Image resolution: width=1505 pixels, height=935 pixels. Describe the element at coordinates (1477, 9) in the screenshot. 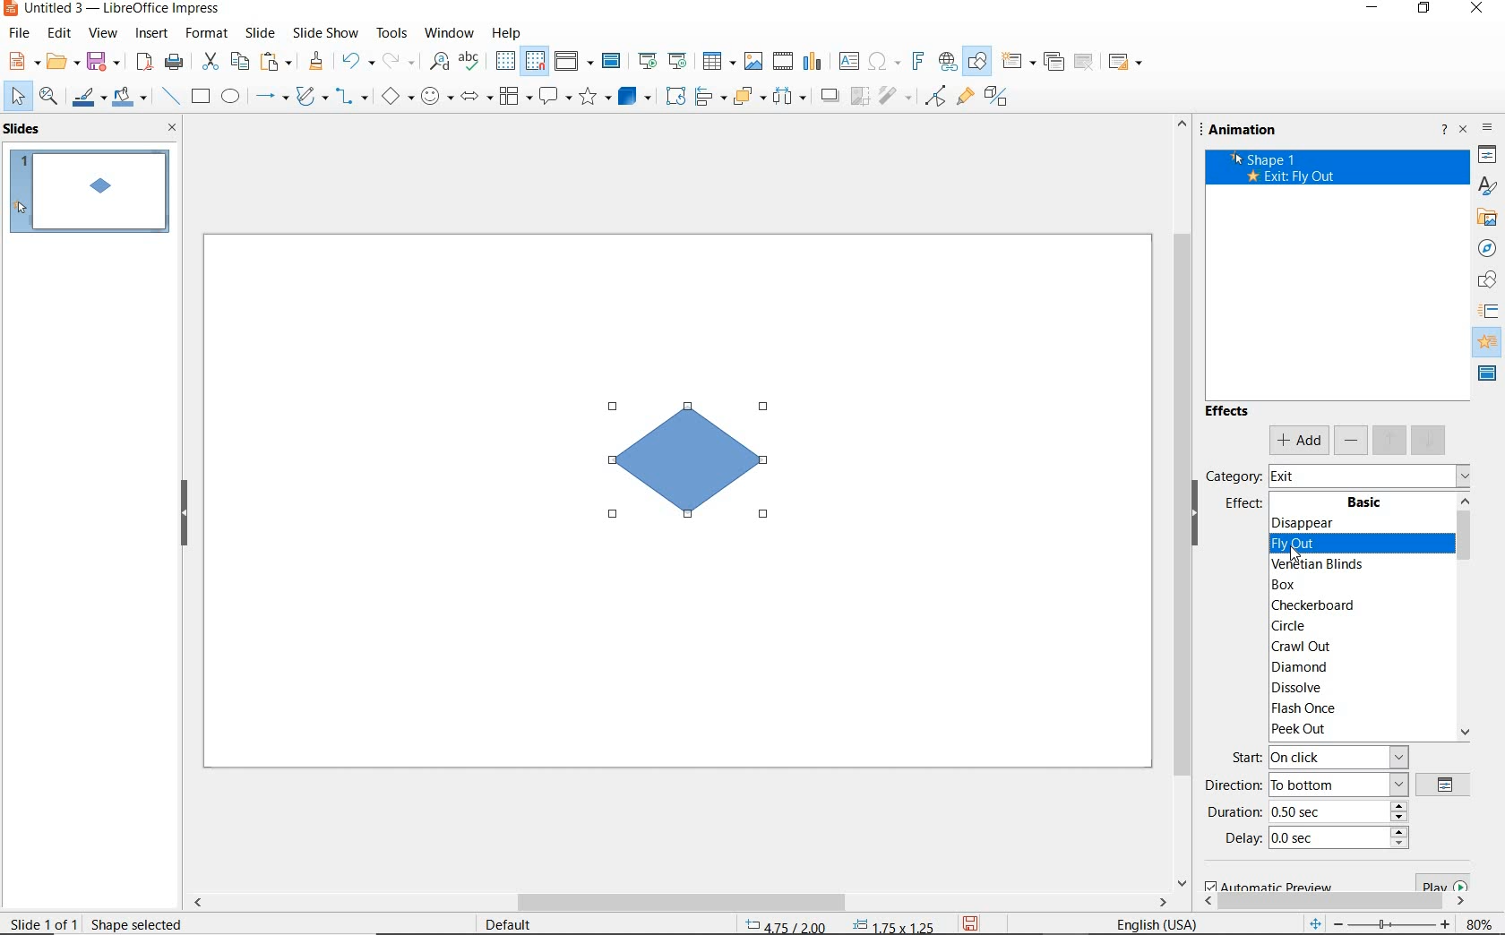

I see `close` at that location.